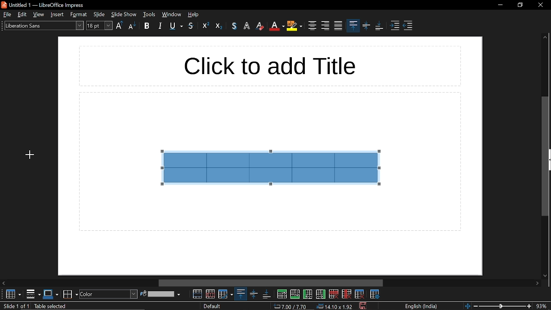 This screenshot has width=551, height=310. Describe the element at coordinates (213, 306) in the screenshot. I see `slide style` at that location.